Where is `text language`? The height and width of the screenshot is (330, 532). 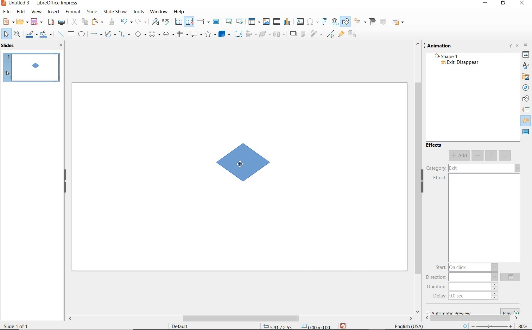 text language is located at coordinates (410, 326).